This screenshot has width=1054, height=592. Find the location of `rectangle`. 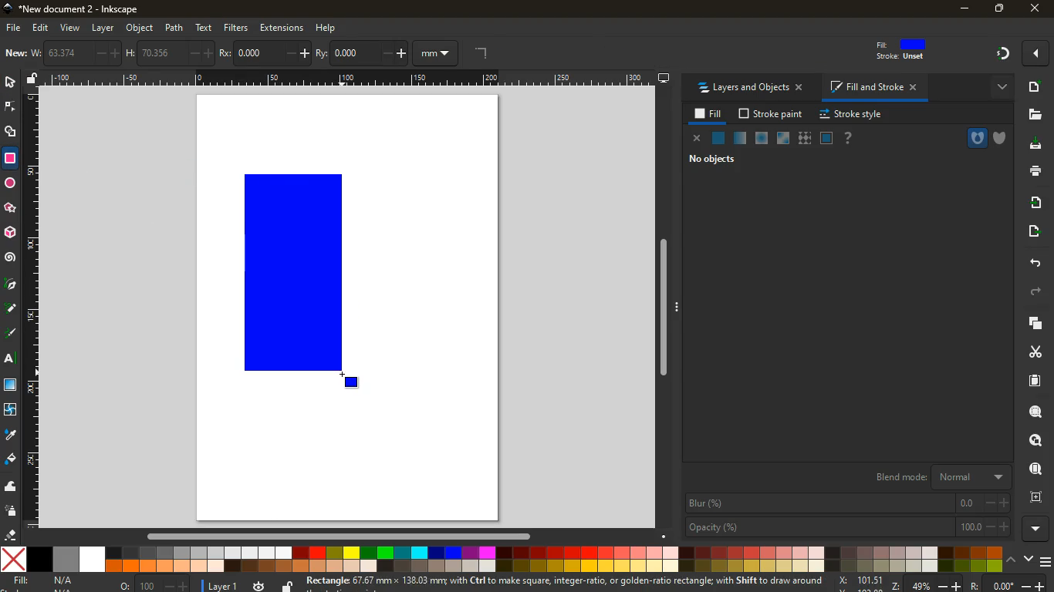

rectangle is located at coordinates (307, 278).